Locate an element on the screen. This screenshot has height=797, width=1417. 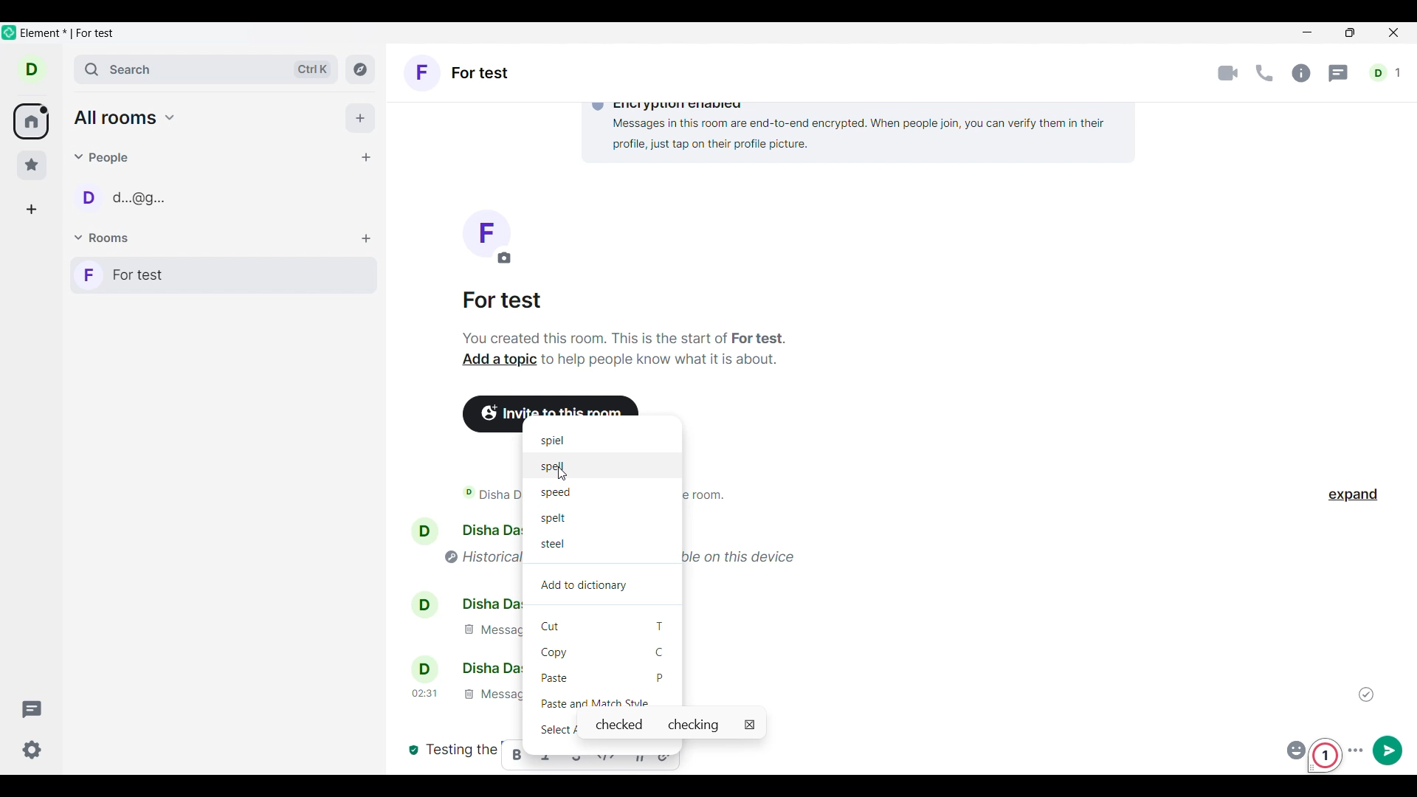
Call is located at coordinates (1264, 73).